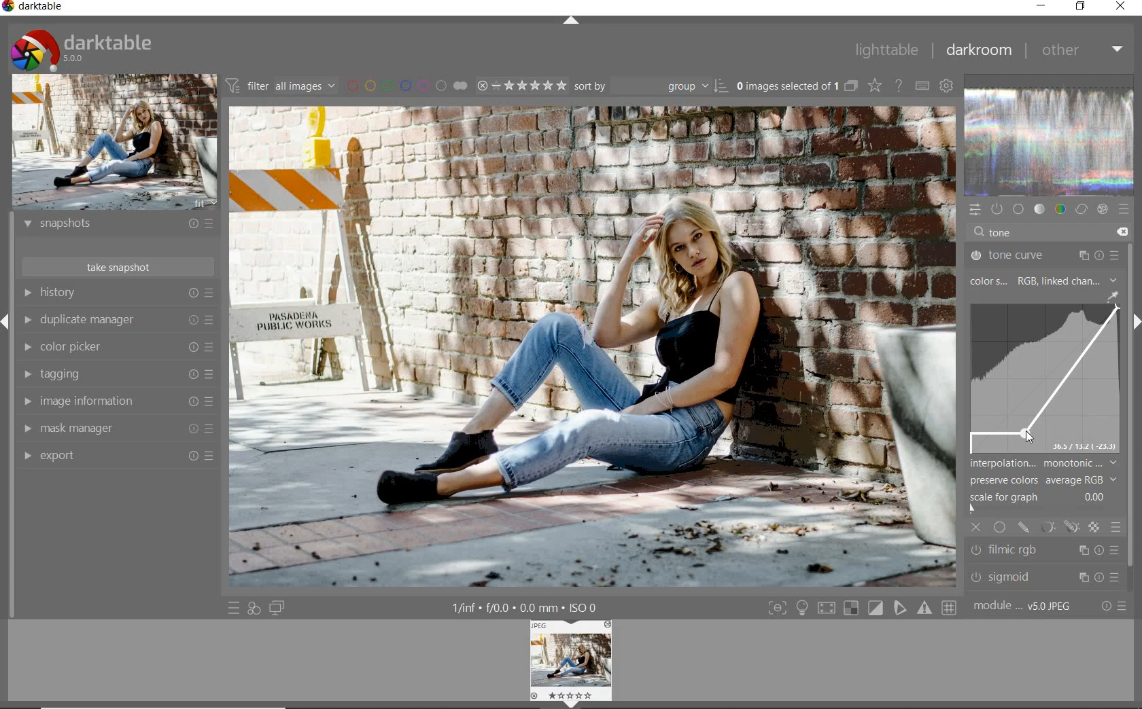 This screenshot has height=709, width=1142. What do you see at coordinates (1045, 379) in the screenshot?
I see `tone curve map` at bounding box center [1045, 379].